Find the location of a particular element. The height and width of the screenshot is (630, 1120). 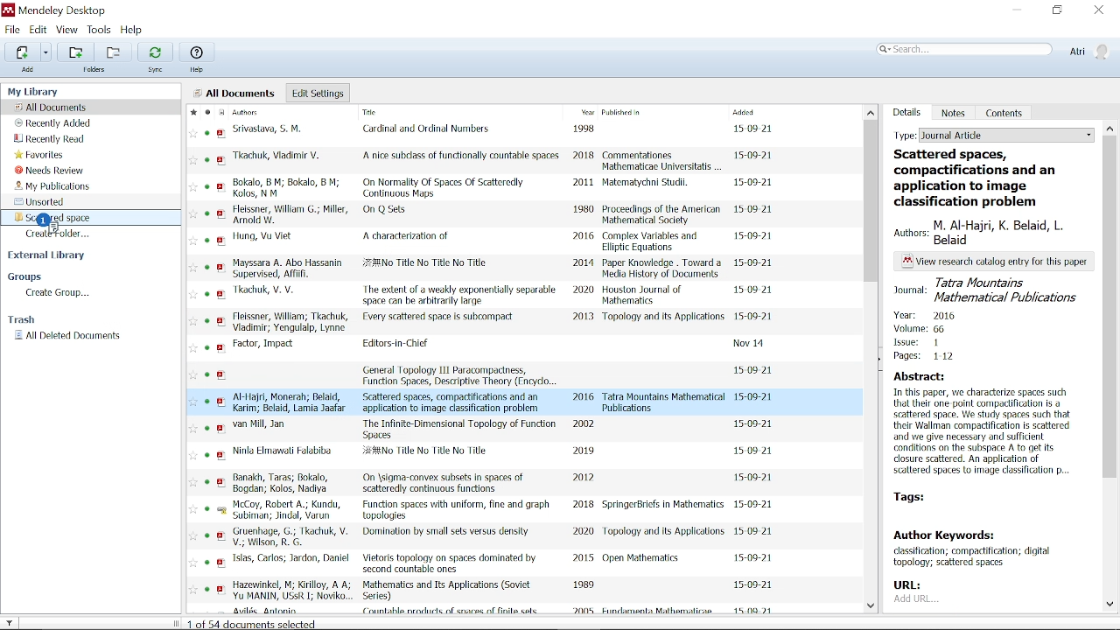

Needs review is located at coordinates (50, 171).